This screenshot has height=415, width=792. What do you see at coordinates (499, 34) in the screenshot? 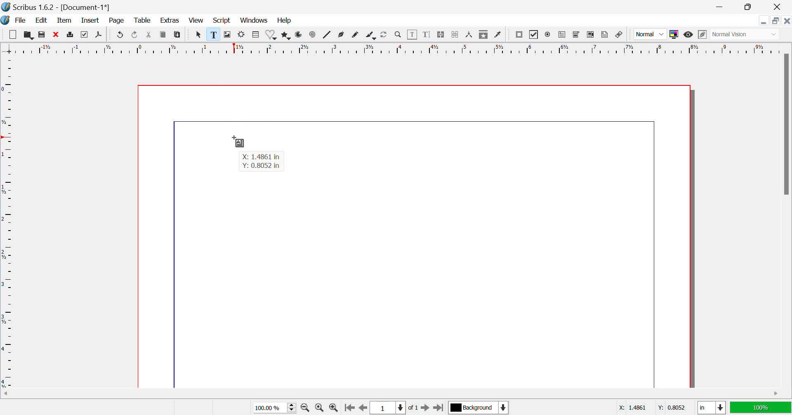
I see `Eyedropper` at bounding box center [499, 34].